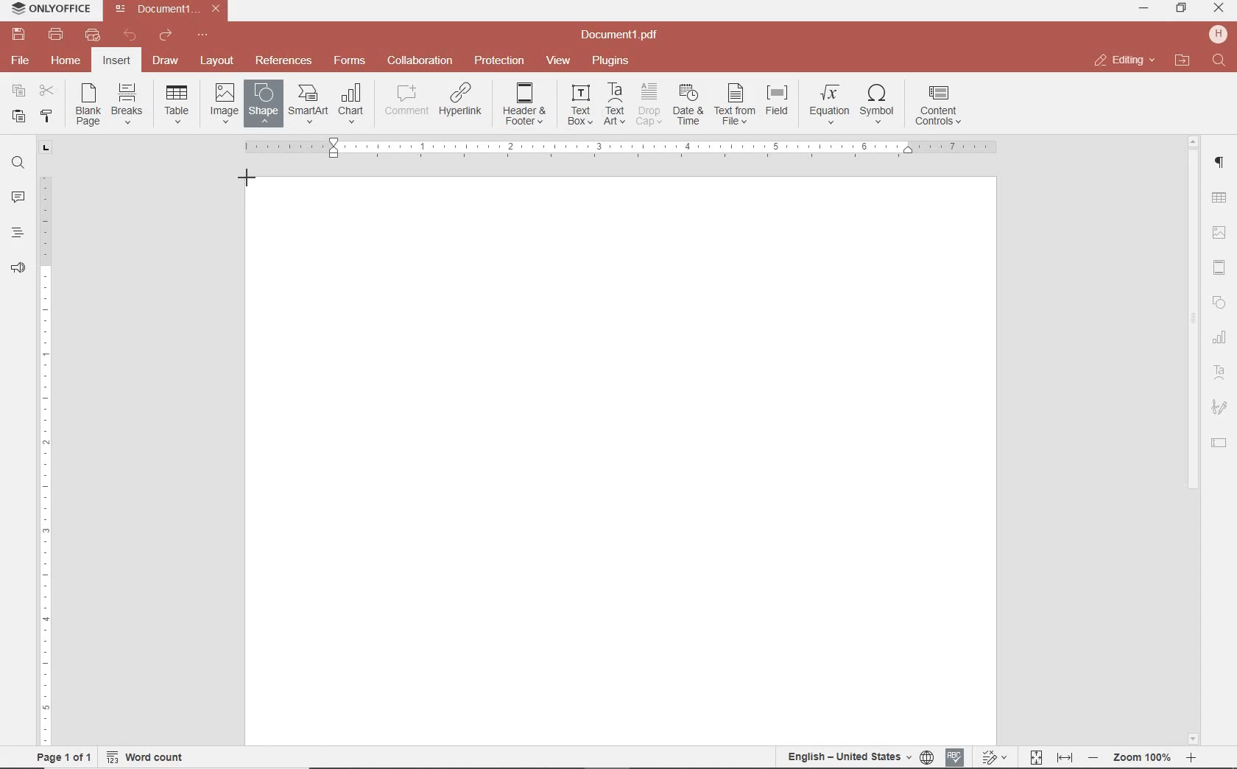 The image size is (1237, 769). I want to click on hp, so click(1221, 34).